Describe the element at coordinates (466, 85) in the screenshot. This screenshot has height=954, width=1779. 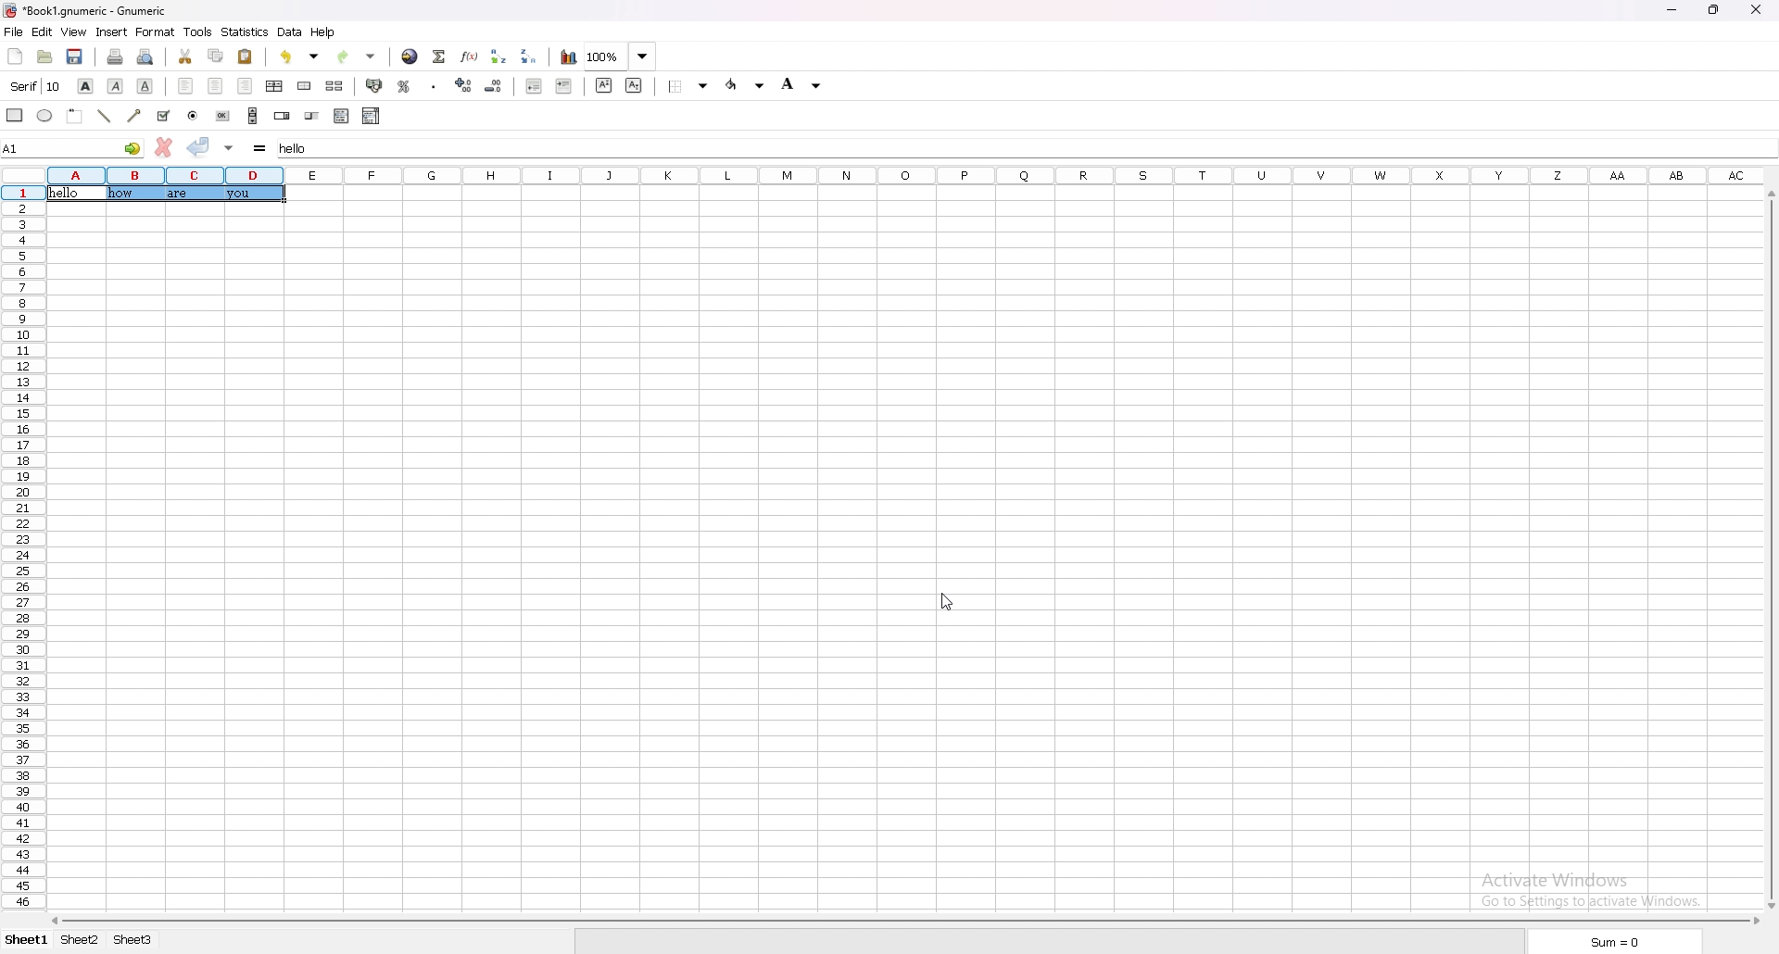
I see `increase decimal` at that location.